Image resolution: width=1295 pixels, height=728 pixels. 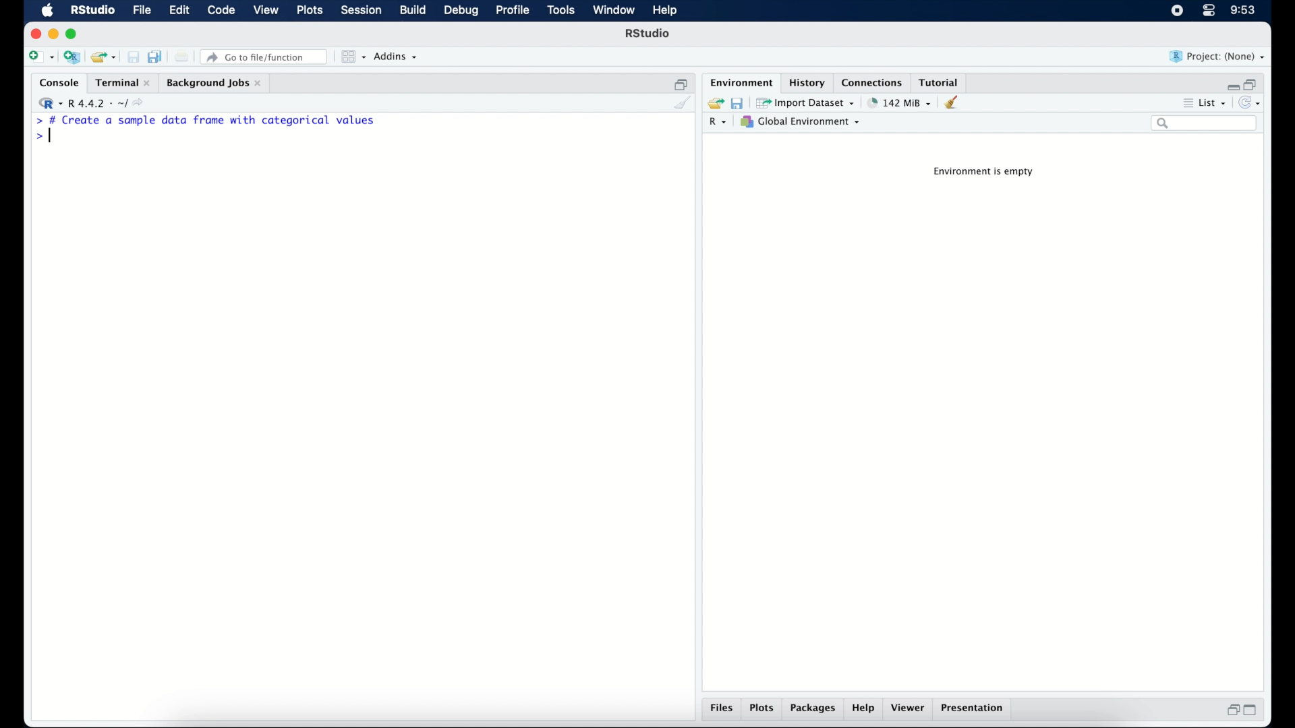 What do you see at coordinates (92, 11) in the screenshot?
I see `R studio` at bounding box center [92, 11].